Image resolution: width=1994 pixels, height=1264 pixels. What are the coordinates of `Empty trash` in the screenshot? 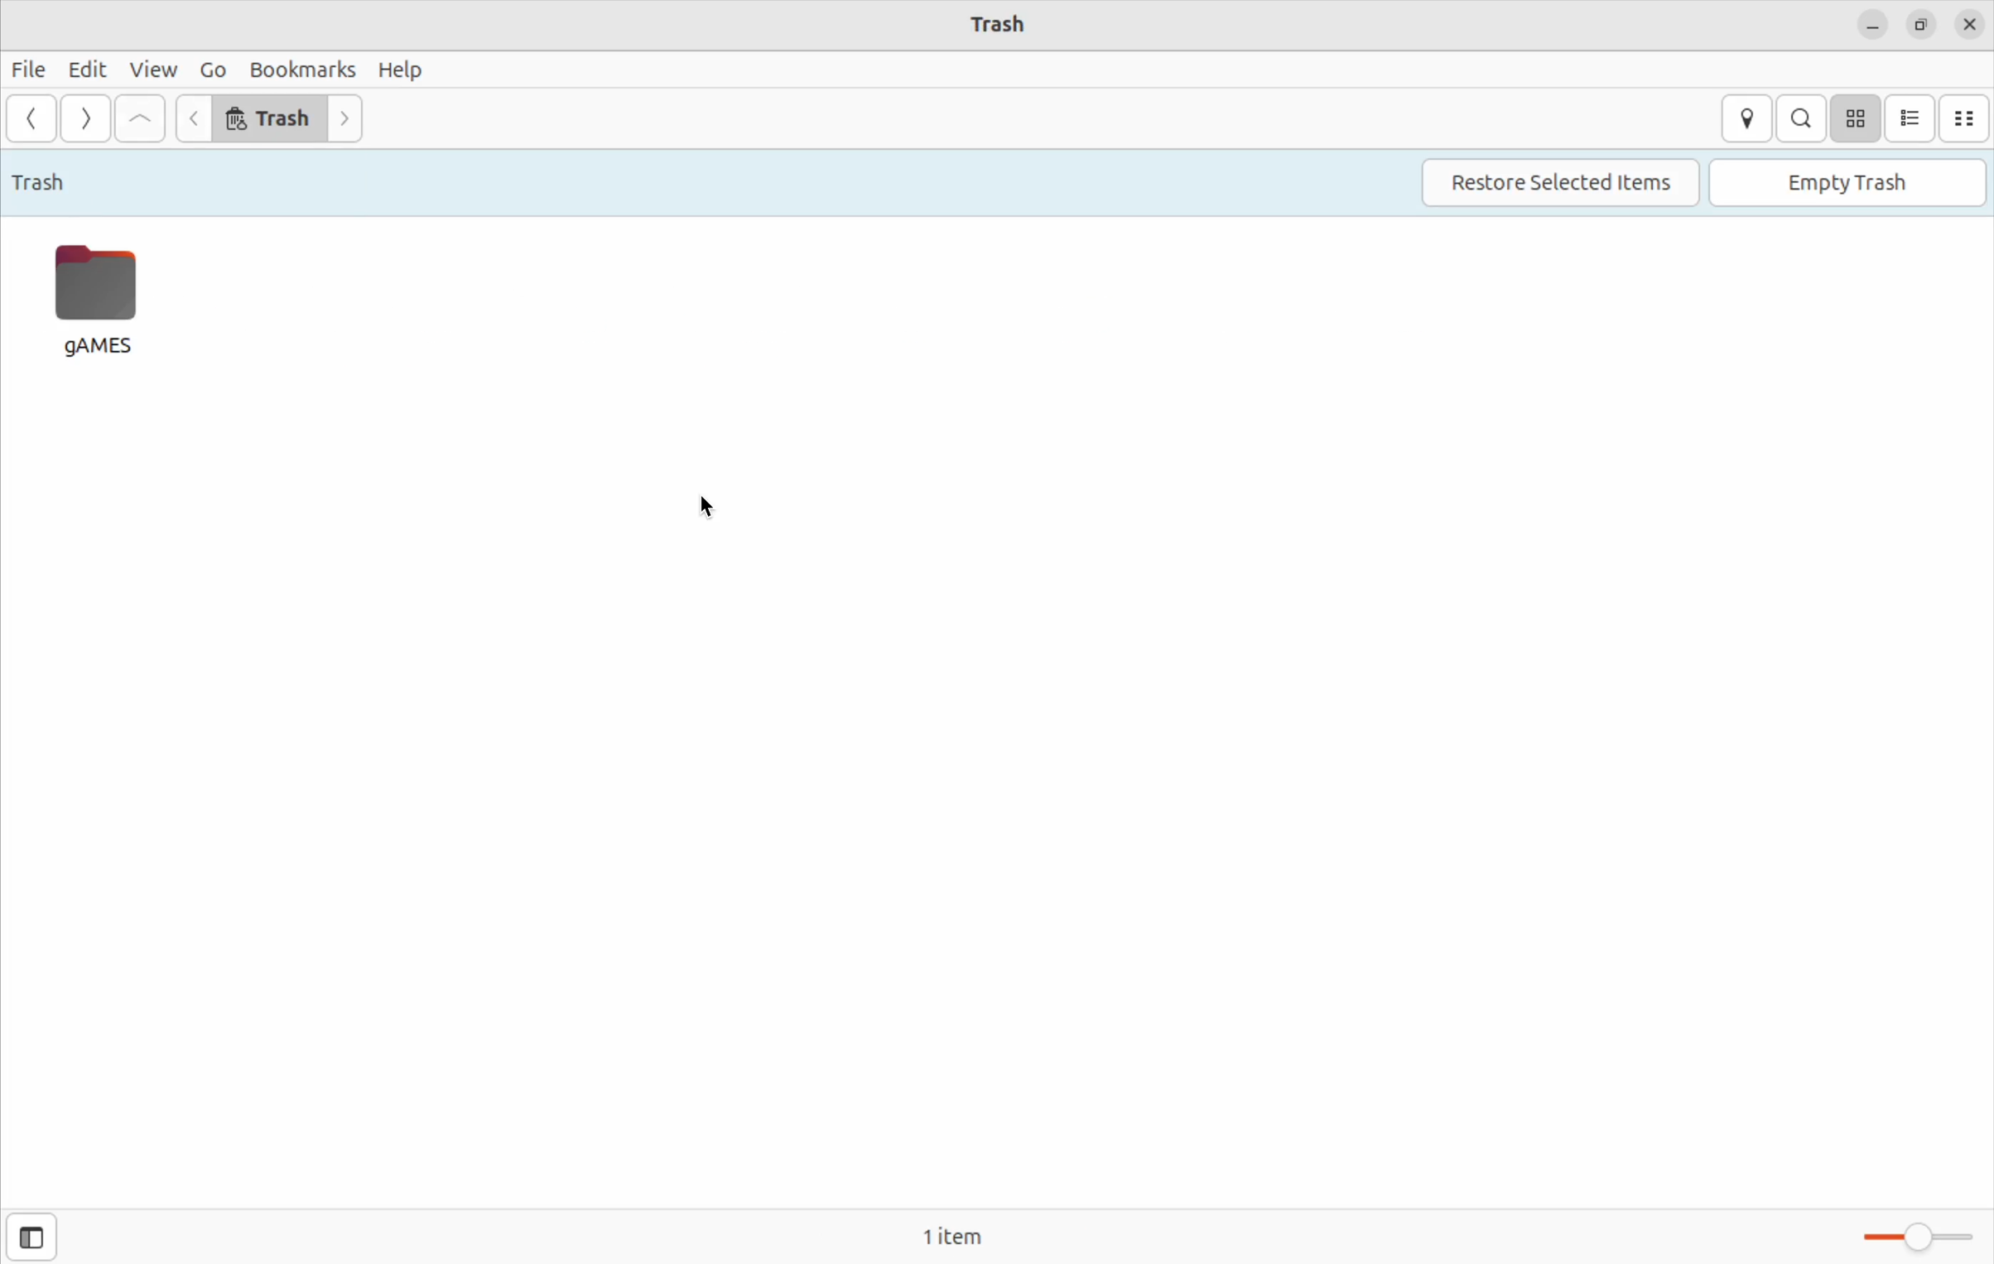 It's located at (1845, 179).